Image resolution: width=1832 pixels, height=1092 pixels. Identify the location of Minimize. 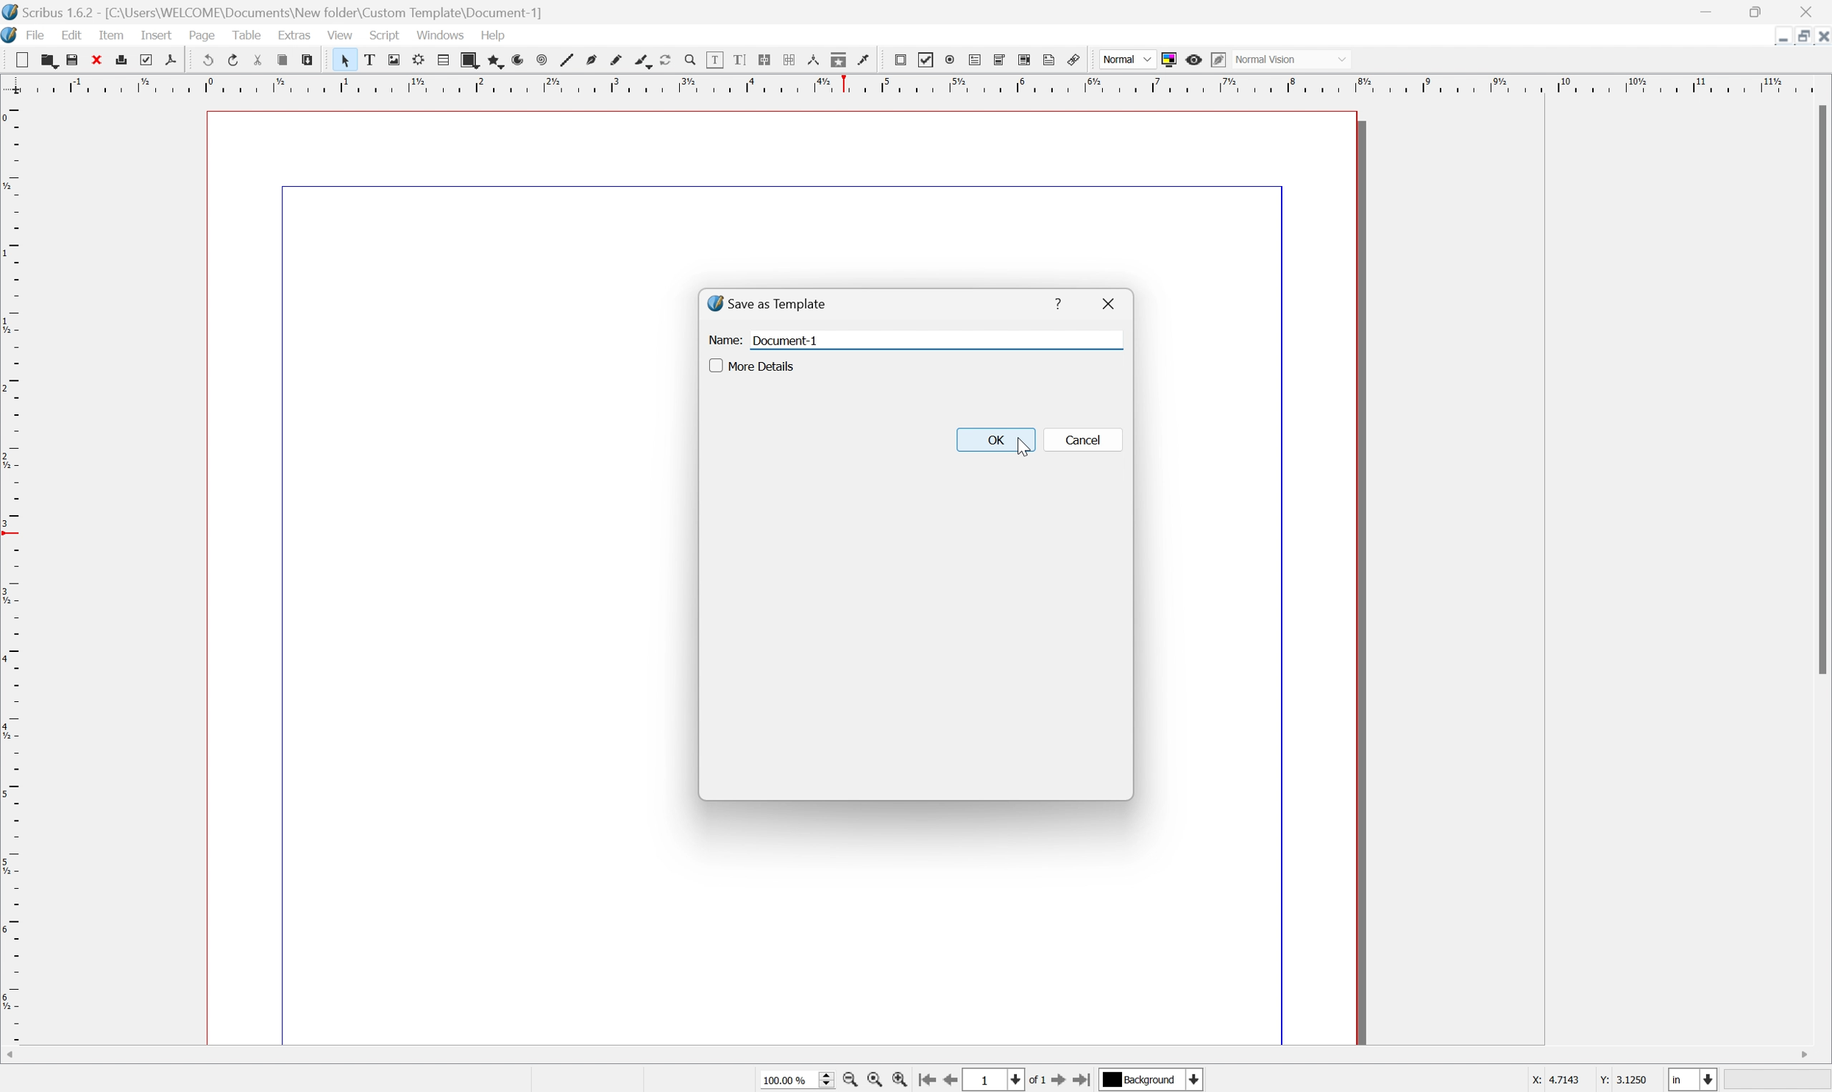
(1780, 42).